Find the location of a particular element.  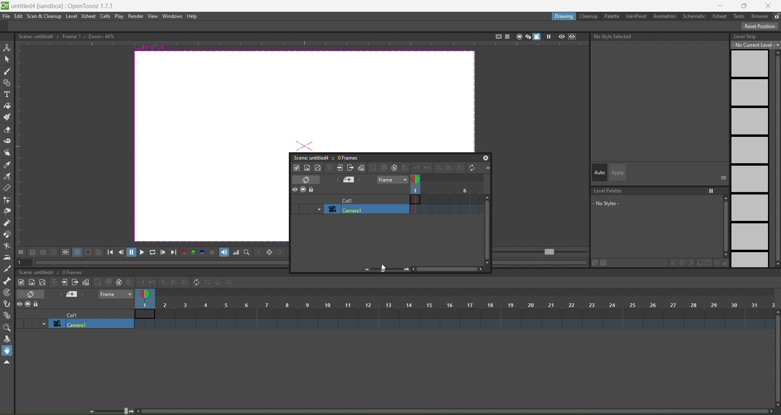

maximize is located at coordinates (746, 5).